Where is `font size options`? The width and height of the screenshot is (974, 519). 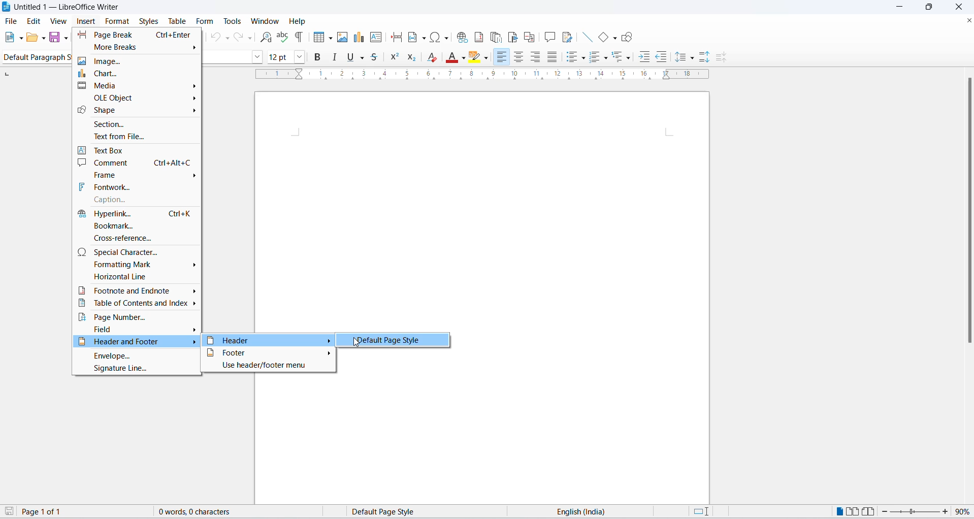
font size options is located at coordinates (303, 57).